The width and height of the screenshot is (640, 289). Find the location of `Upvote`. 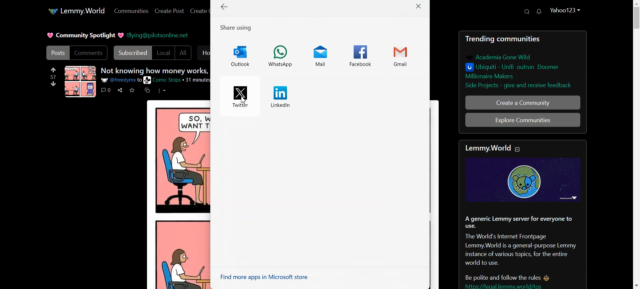

Upvote is located at coordinates (53, 73).